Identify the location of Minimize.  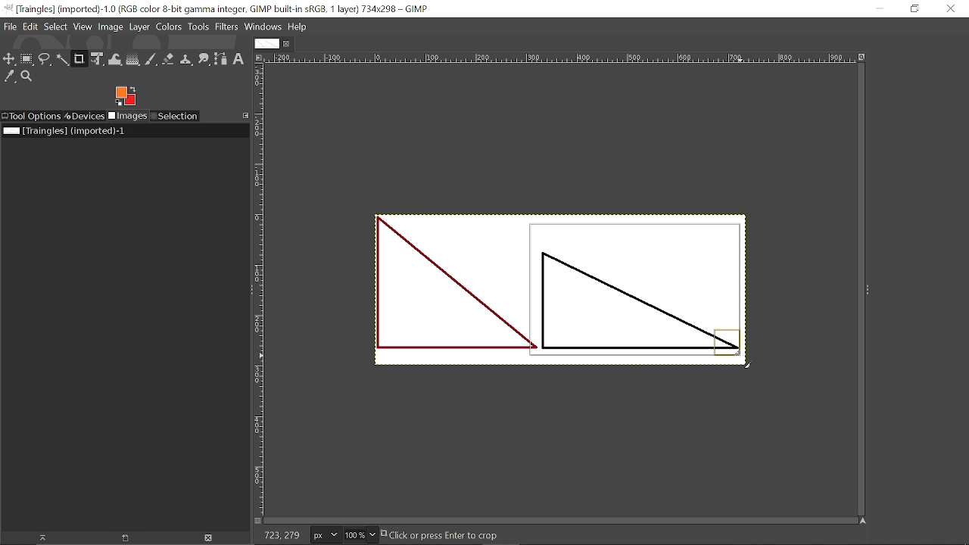
(886, 8).